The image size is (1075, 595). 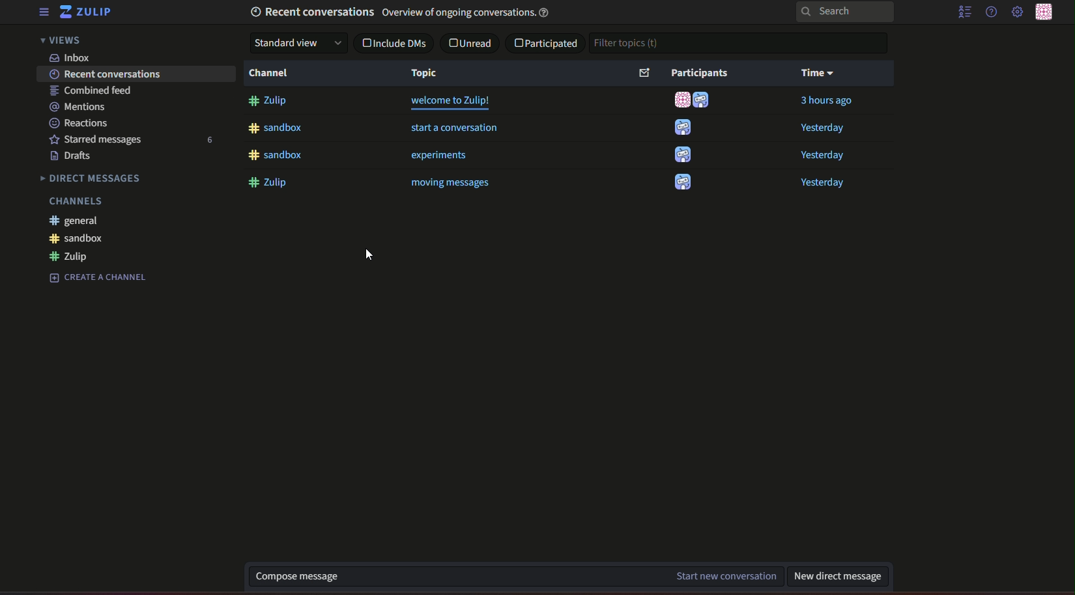 What do you see at coordinates (470, 42) in the screenshot?
I see `unread check box` at bounding box center [470, 42].